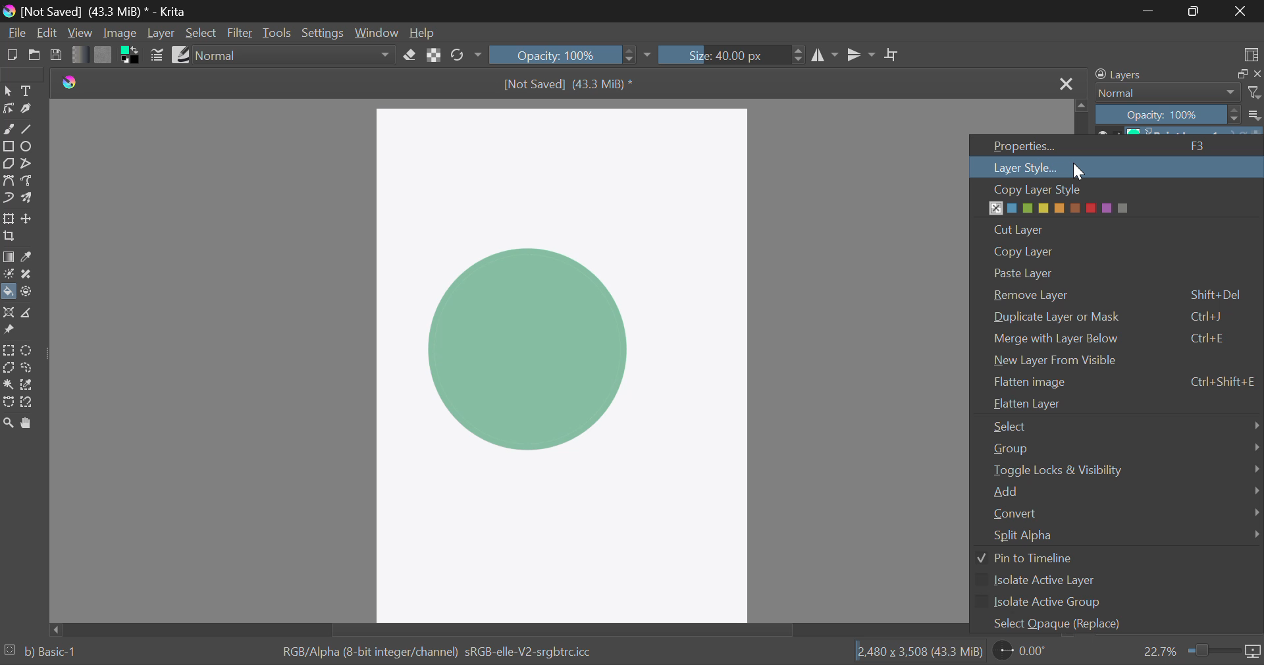 This screenshot has height=665, width=1264. What do you see at coordinates (27, 275) in the screenshot?
I see `Smart Patch Tool` at bounding box center [27, 275].